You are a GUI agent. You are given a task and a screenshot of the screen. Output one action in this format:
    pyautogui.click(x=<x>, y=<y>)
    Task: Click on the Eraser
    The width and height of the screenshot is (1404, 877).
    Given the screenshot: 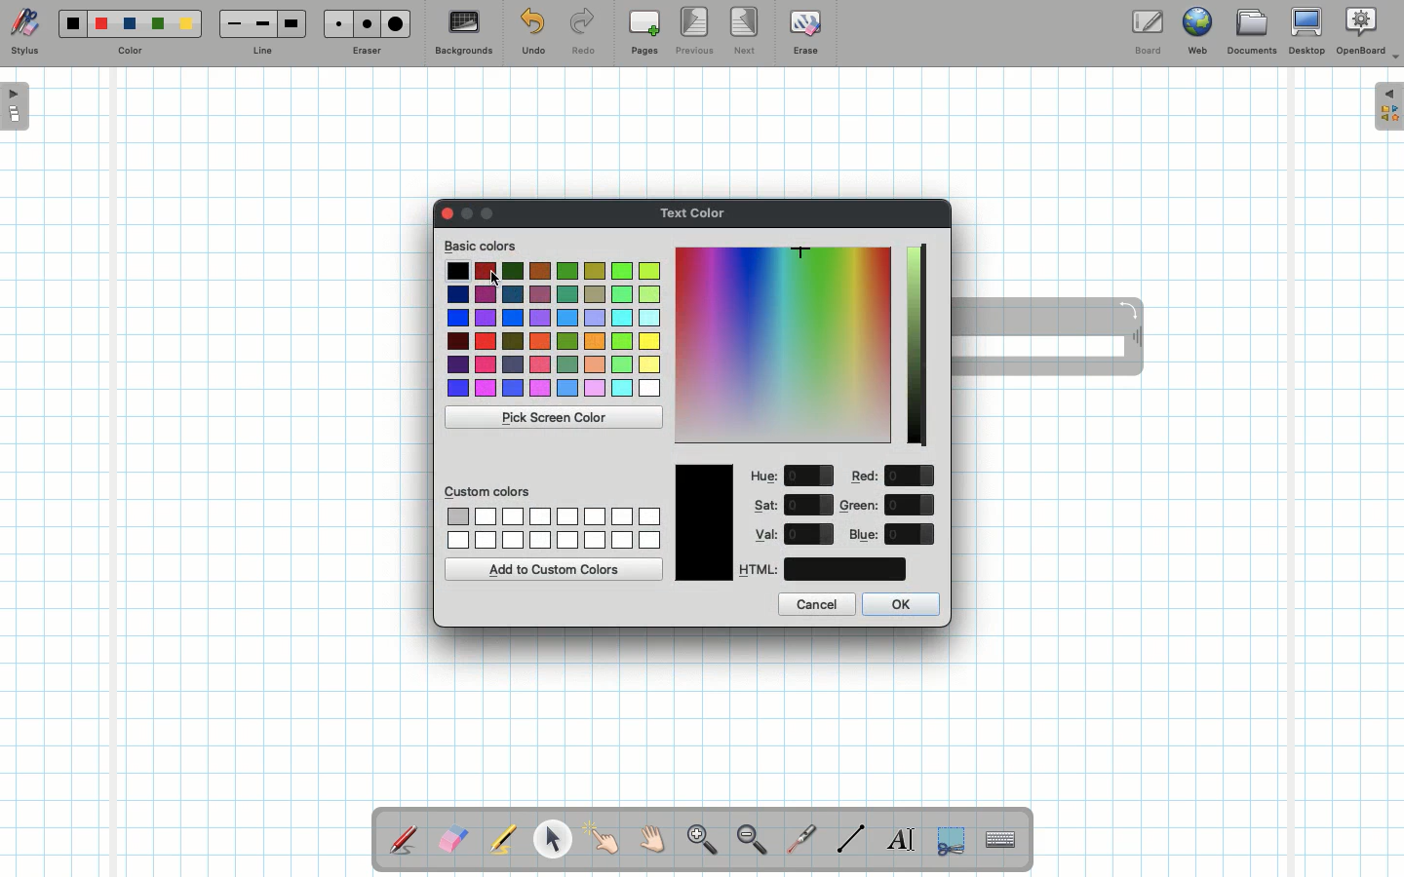 What is the action you would take?
    pyautogui.click(x=452, y=841)
    